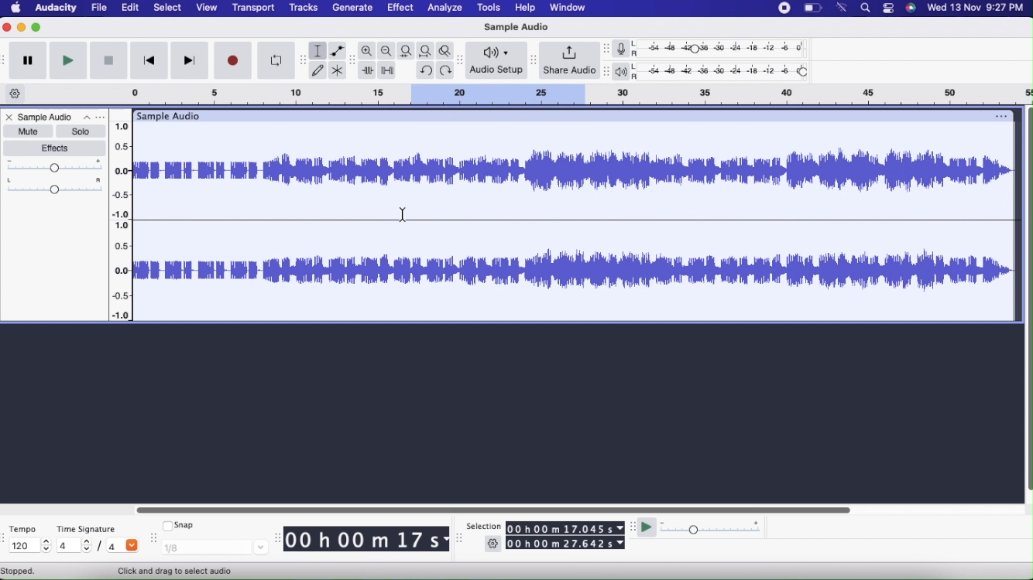 The width and height of the screenshot is (1033, 580). Describe the element at coordinates (8, 28) in the screenshot. I see `Close` at that location.